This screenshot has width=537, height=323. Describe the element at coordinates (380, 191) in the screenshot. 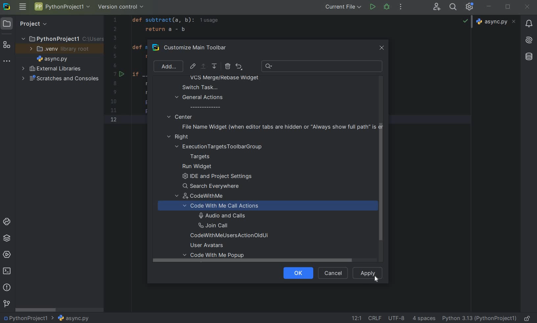

I see `scrollbar` at that location.